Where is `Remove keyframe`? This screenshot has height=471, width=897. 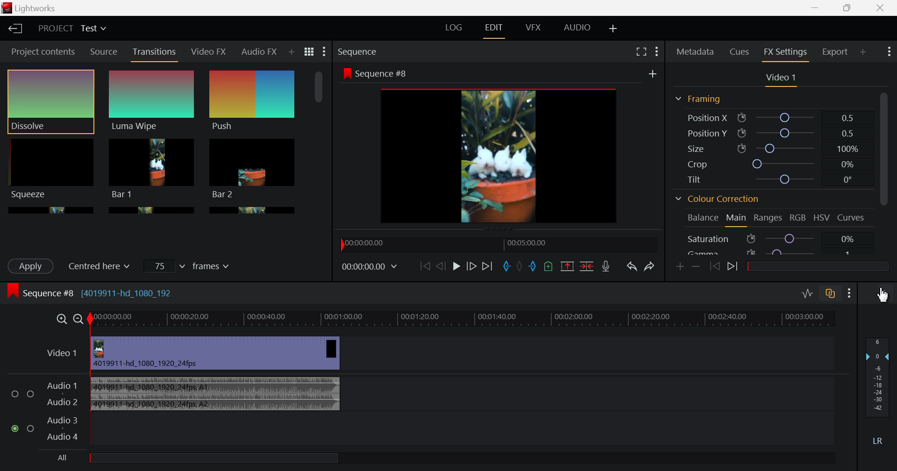
Remove keyframe is located at coordinates (695, 266).